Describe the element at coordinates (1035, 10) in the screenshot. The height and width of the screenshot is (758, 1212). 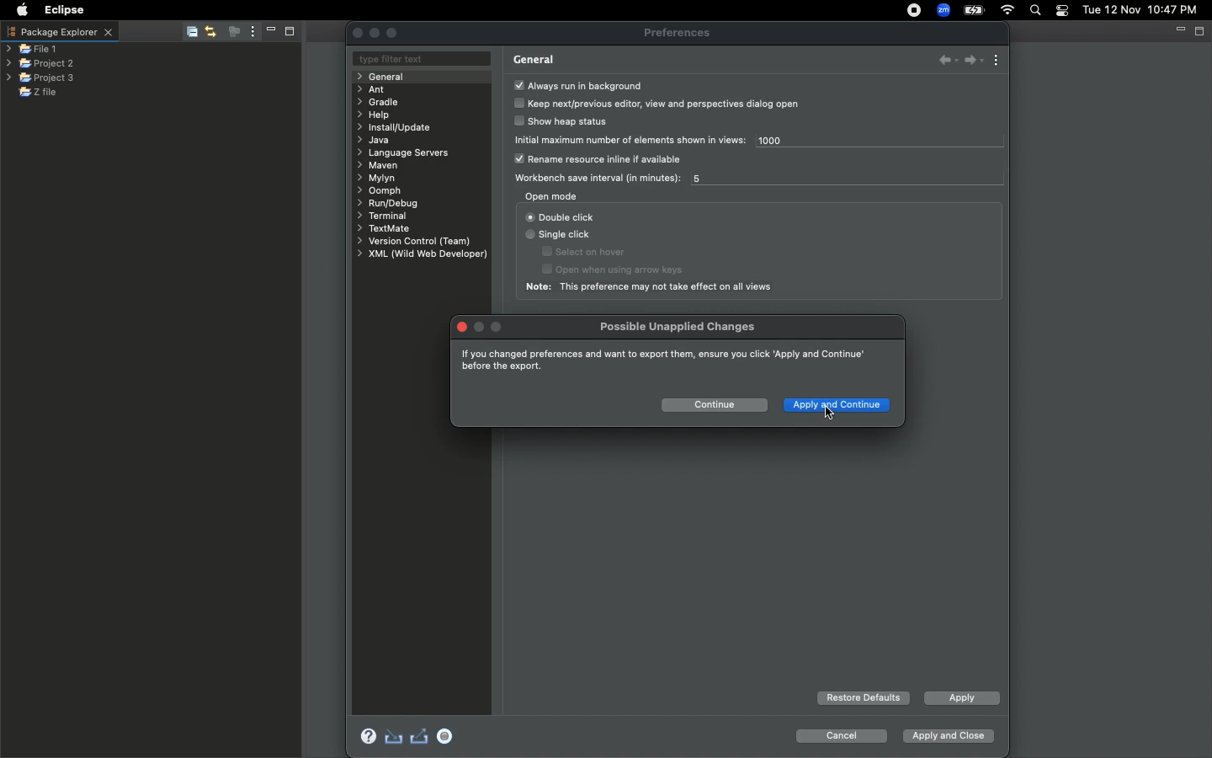
I see `Search` at that location.